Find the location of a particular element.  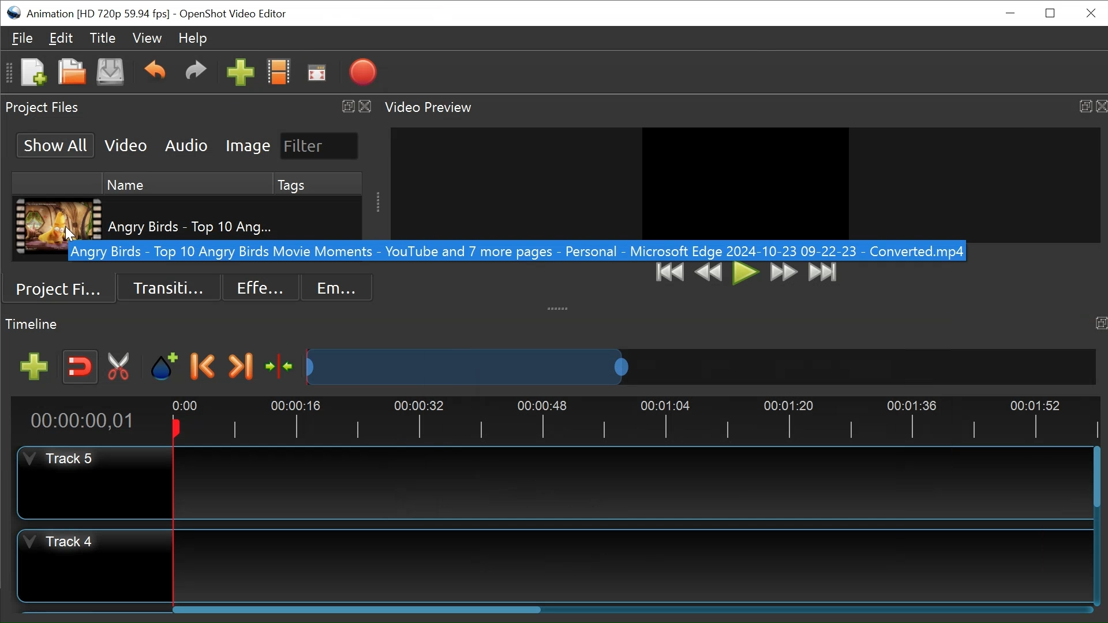

Undo is located at coordinates (154, 71).